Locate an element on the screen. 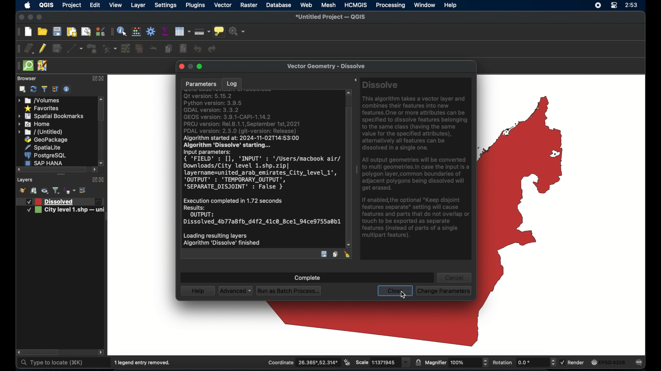 The height and width of the screenshot is (371, 661). modify attributes is located at coordinates (125, 48).